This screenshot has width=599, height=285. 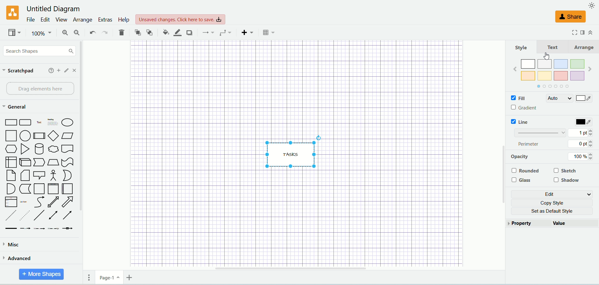 I want to click on Data Storage, so click(x=25, y=189).